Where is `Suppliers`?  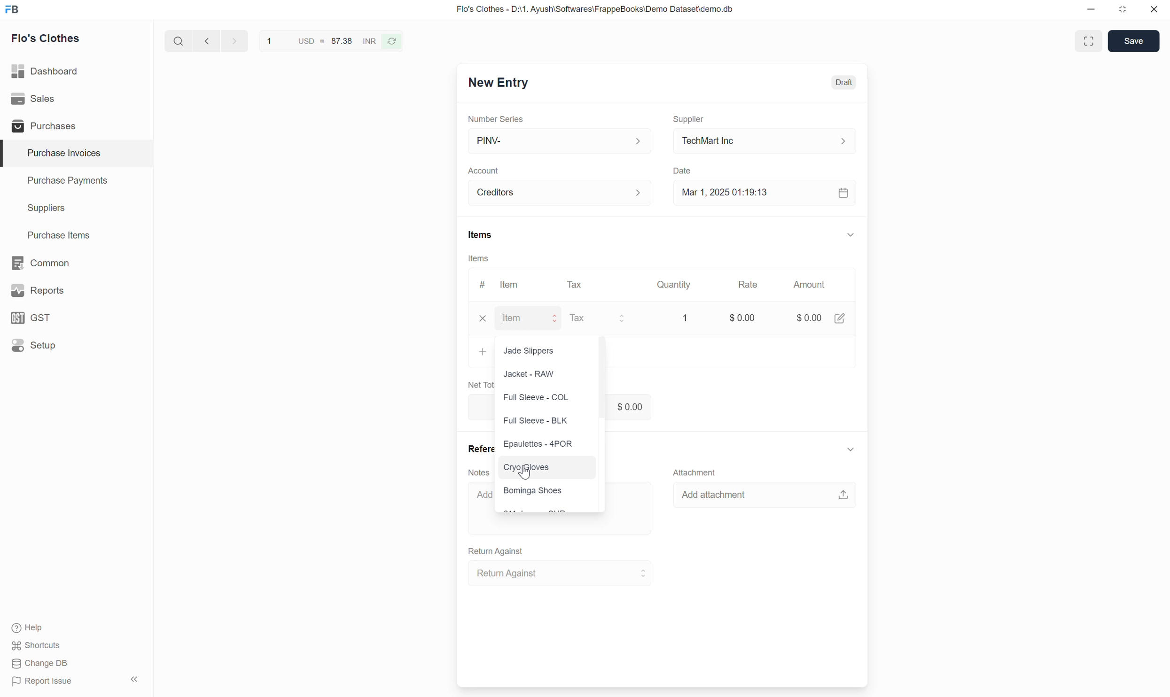
Suppliers is located at coordinates (39, 209).